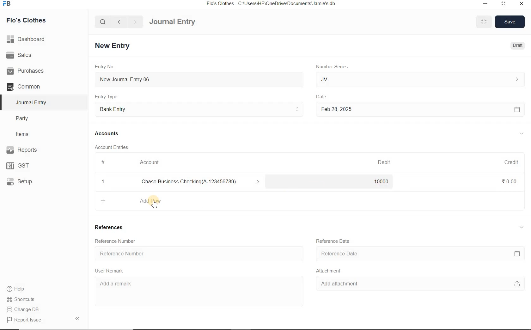  What do you see at coordinates (23, 309) in the screenshot?
I see `Change DB` at bounding box center [23, 309].